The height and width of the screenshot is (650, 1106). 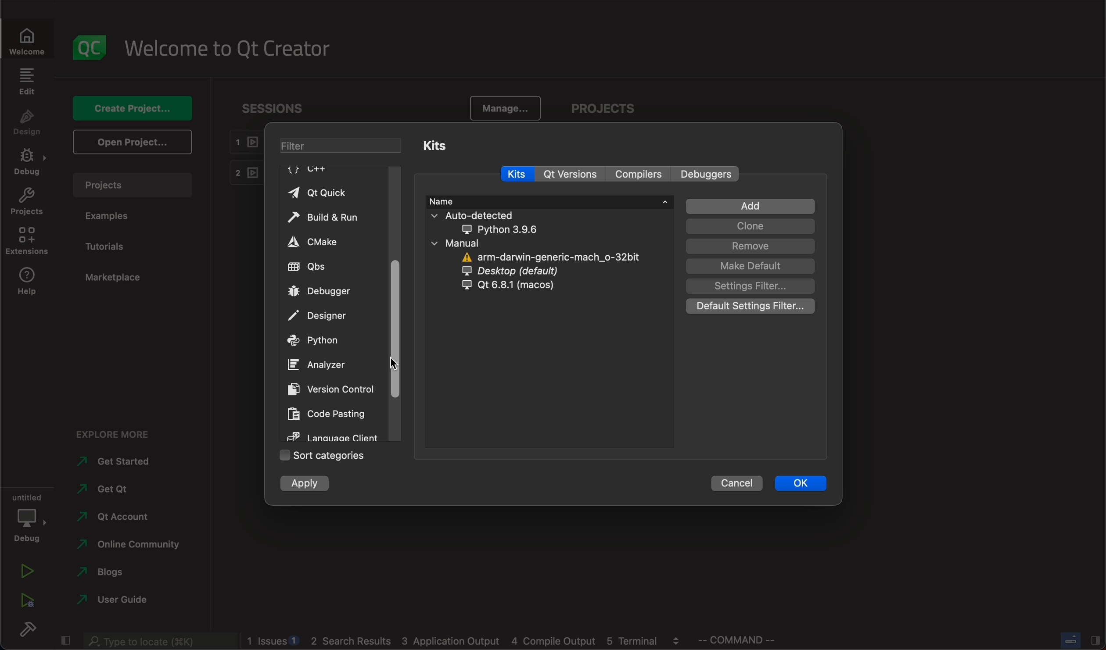 I want to click on run debug, so click(x=24, y=602).